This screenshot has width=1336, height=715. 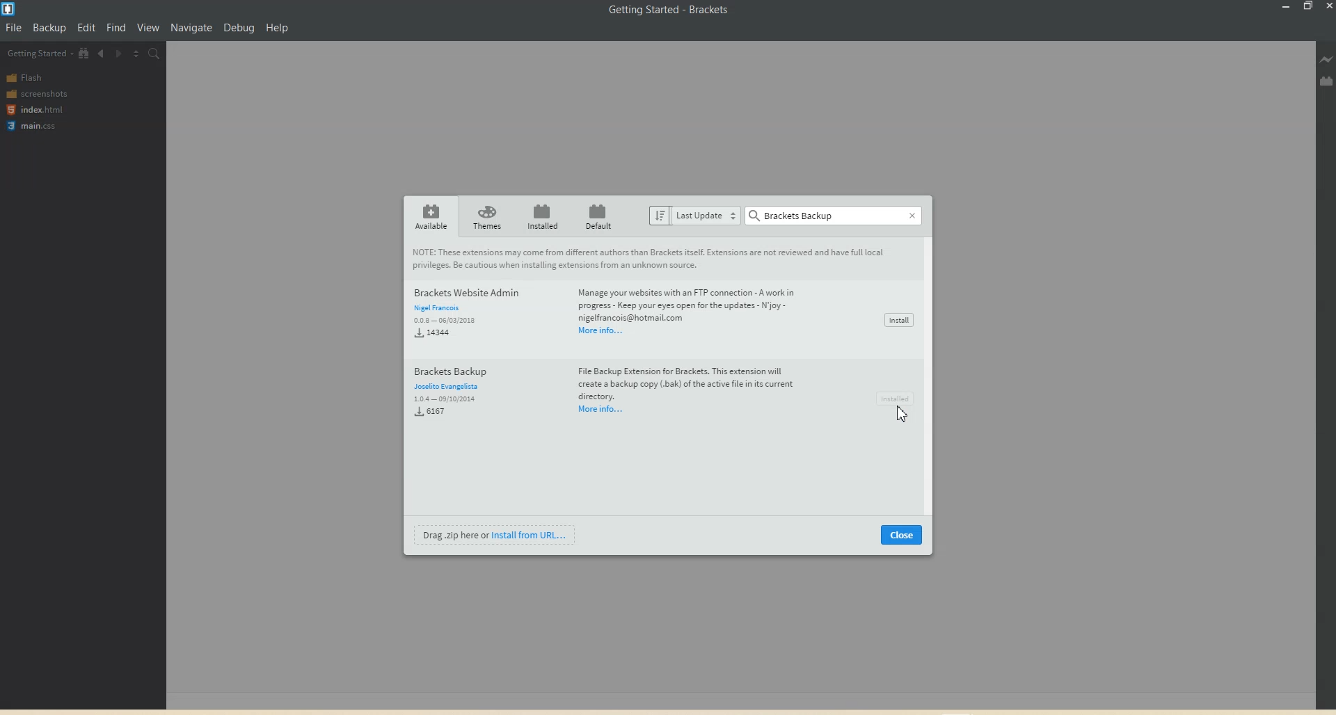 I want to click on Getting Started - Brackets, so click(x=668, y=10).